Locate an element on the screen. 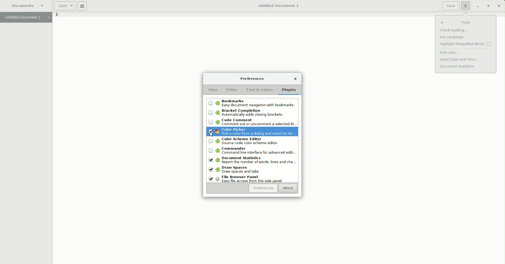  Commander: Command line interface for advanced ed... is located at coordinates (252, 151).